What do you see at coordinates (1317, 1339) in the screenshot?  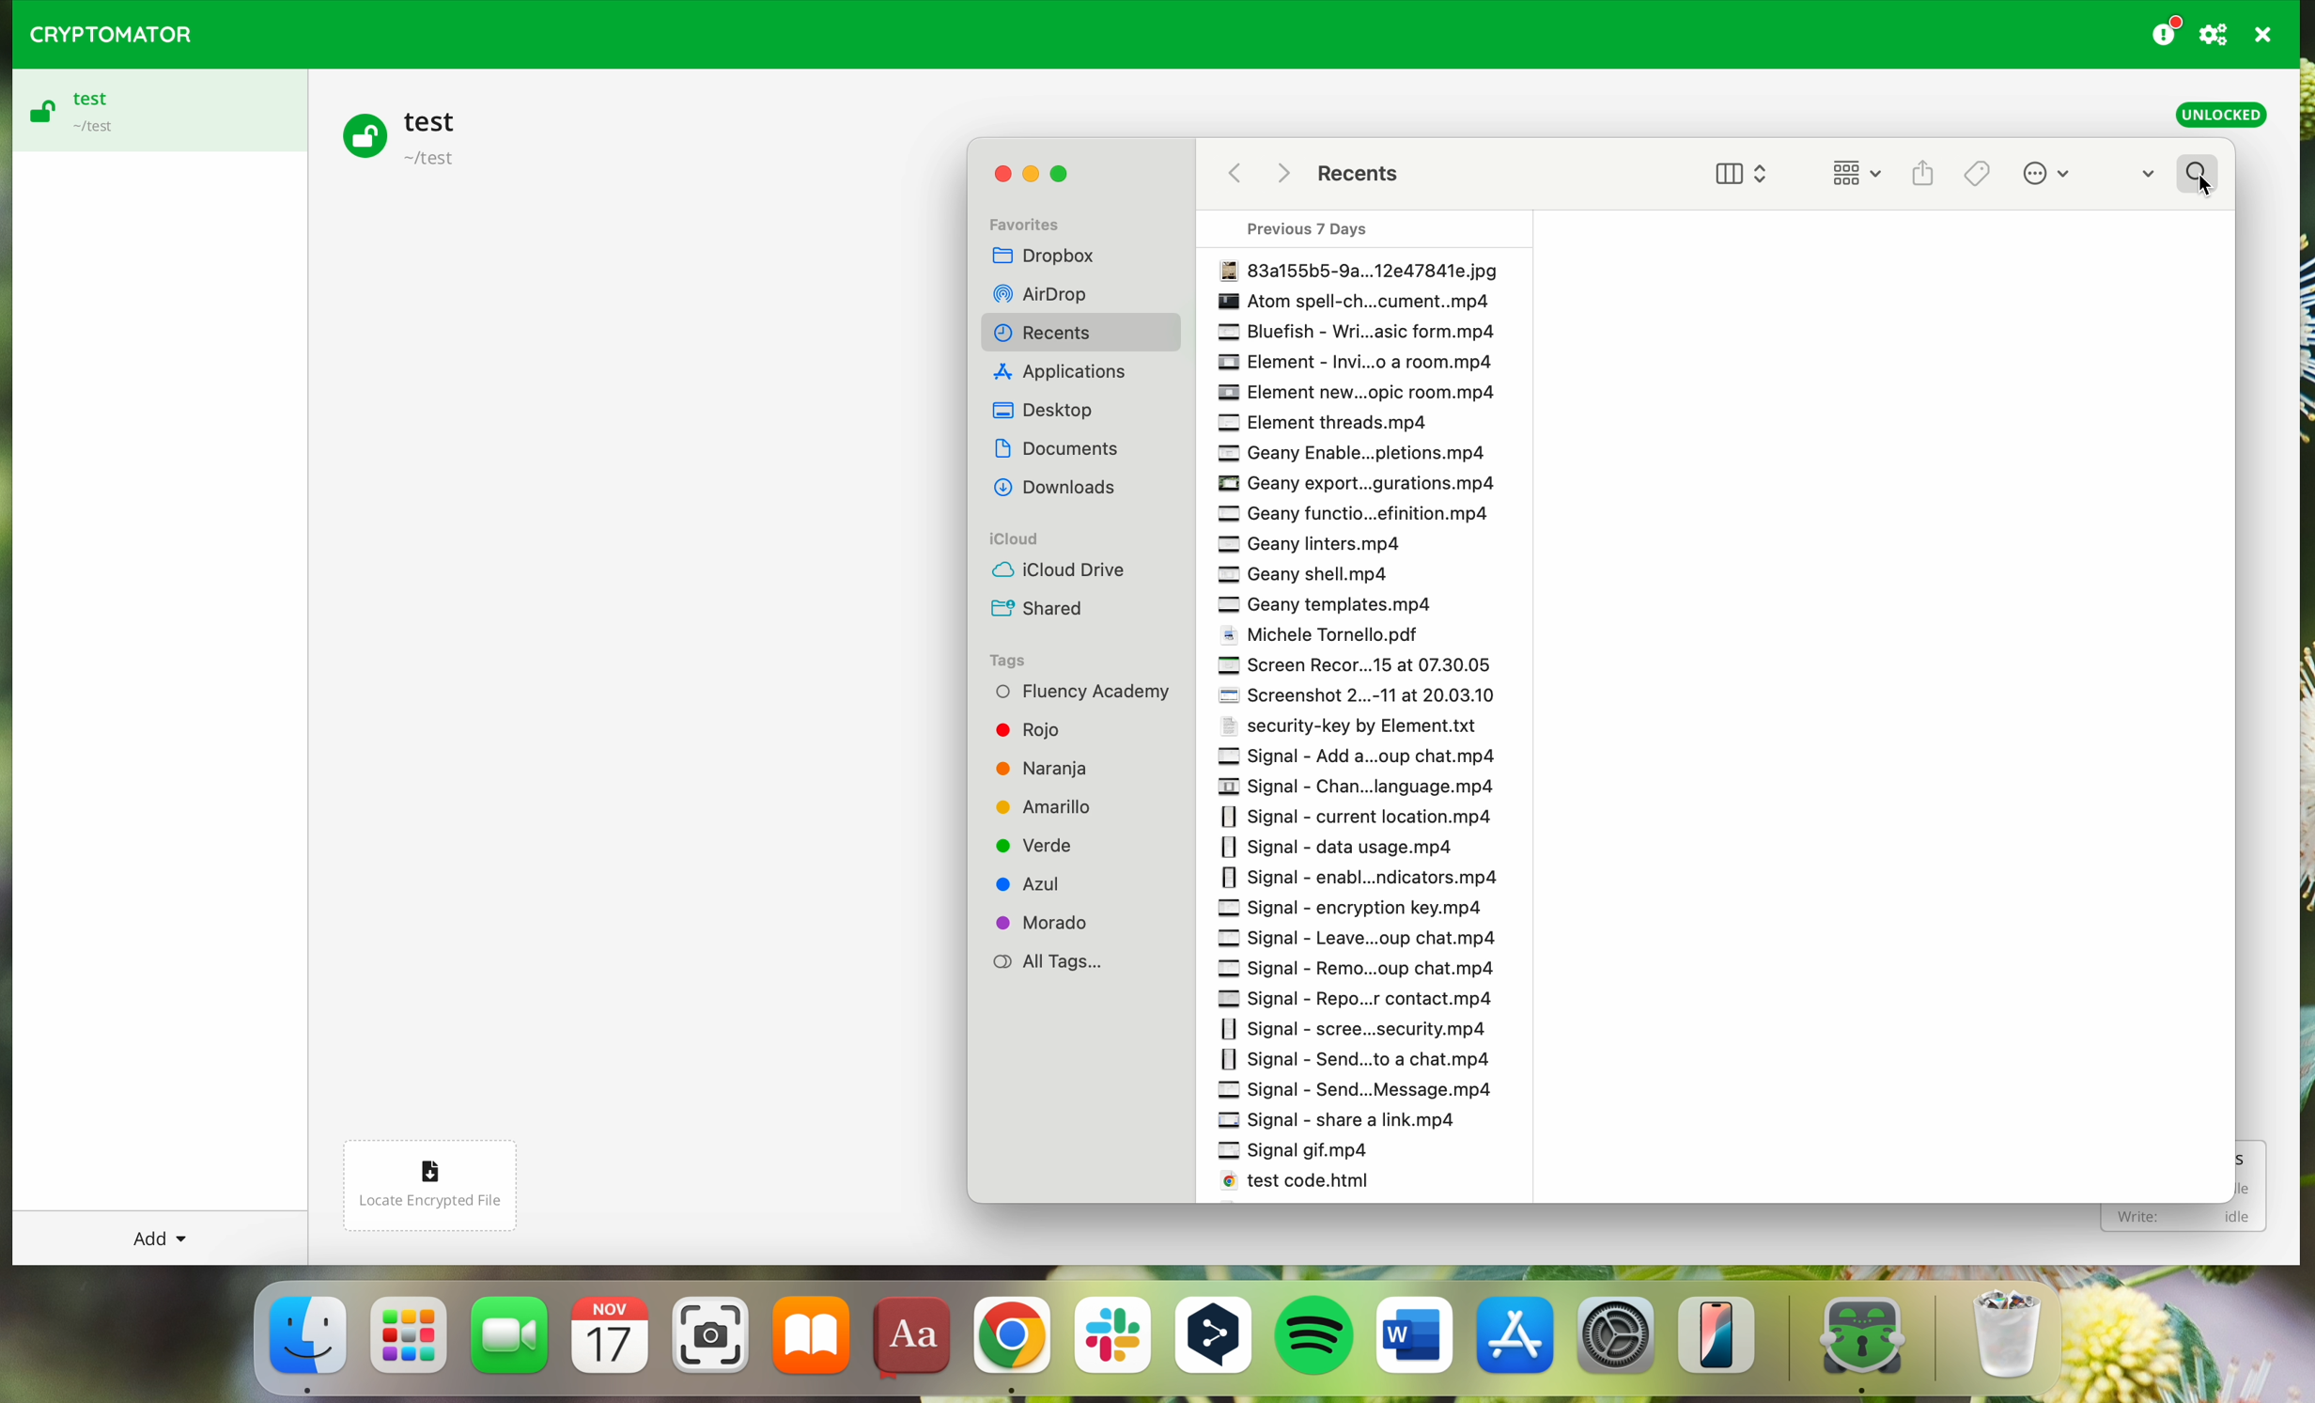 I see `Spotify` at bounding box center [1317, 1339].